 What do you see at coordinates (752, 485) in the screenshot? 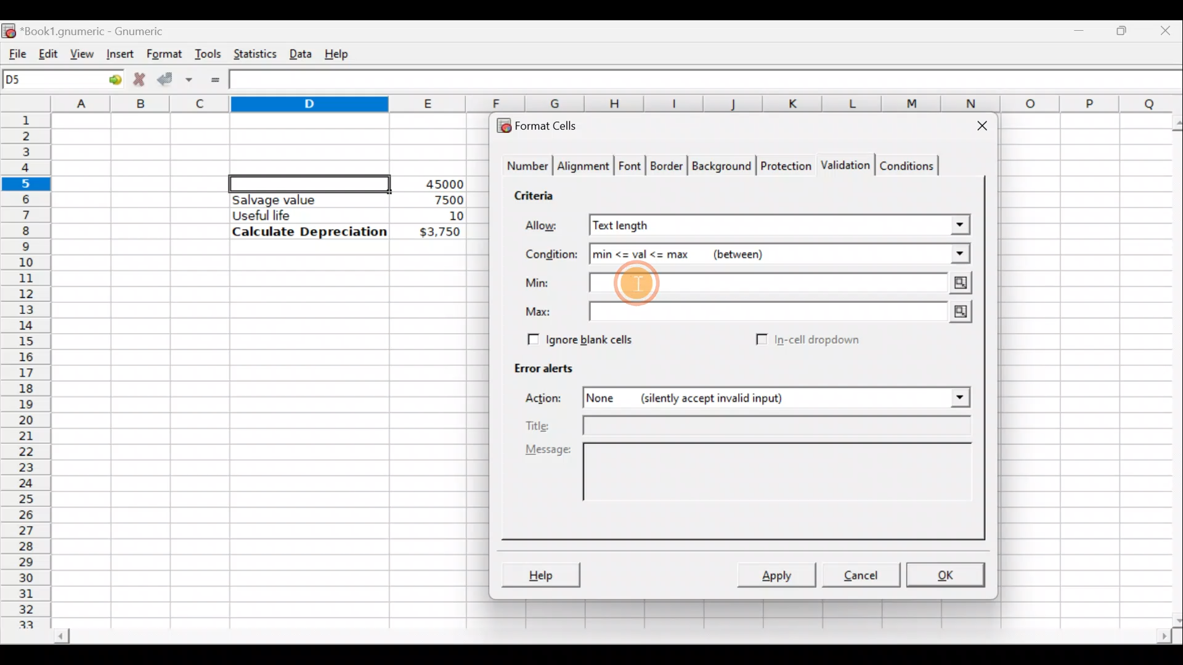
I see `Message` at bounding box center [752, 485].